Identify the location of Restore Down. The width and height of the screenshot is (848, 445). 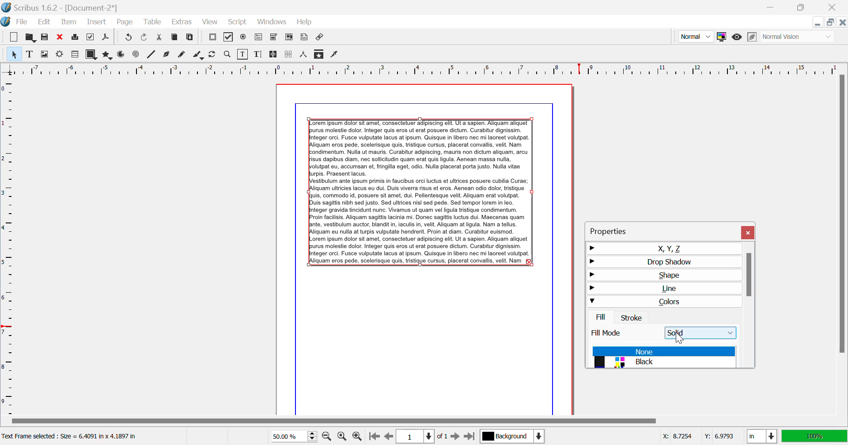
(773, 8).